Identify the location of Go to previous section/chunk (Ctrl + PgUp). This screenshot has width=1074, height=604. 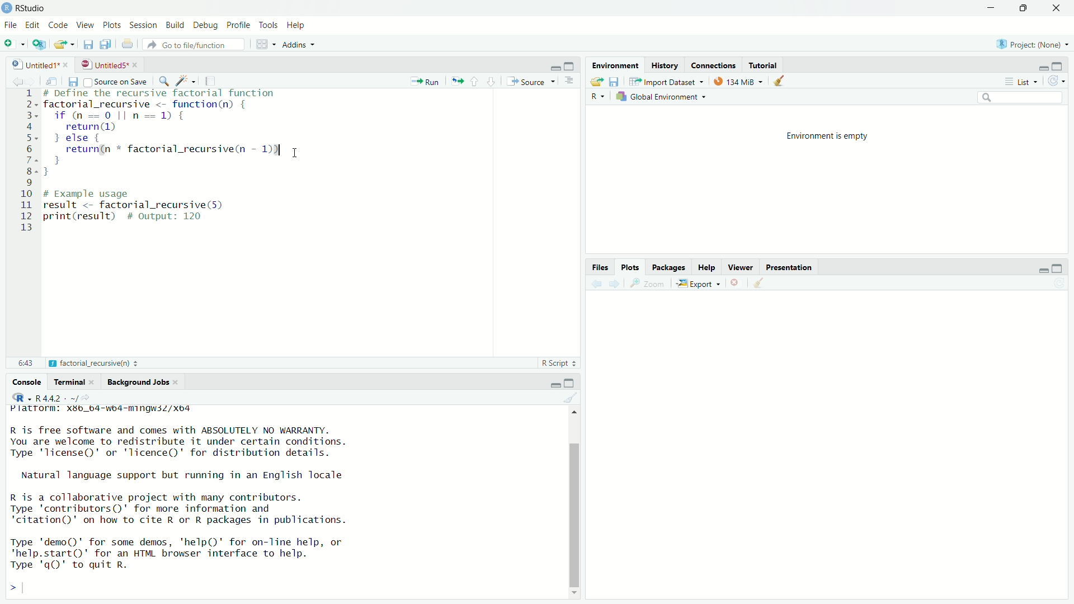
(476, 81).